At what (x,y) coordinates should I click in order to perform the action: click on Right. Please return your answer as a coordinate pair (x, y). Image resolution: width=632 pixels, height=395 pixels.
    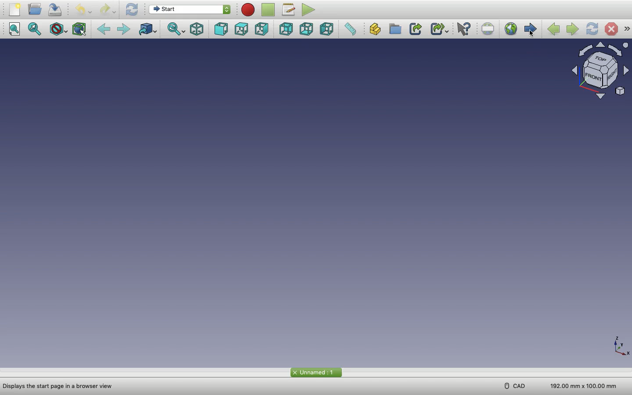
    Looking at the image, I should click on (261, 29).